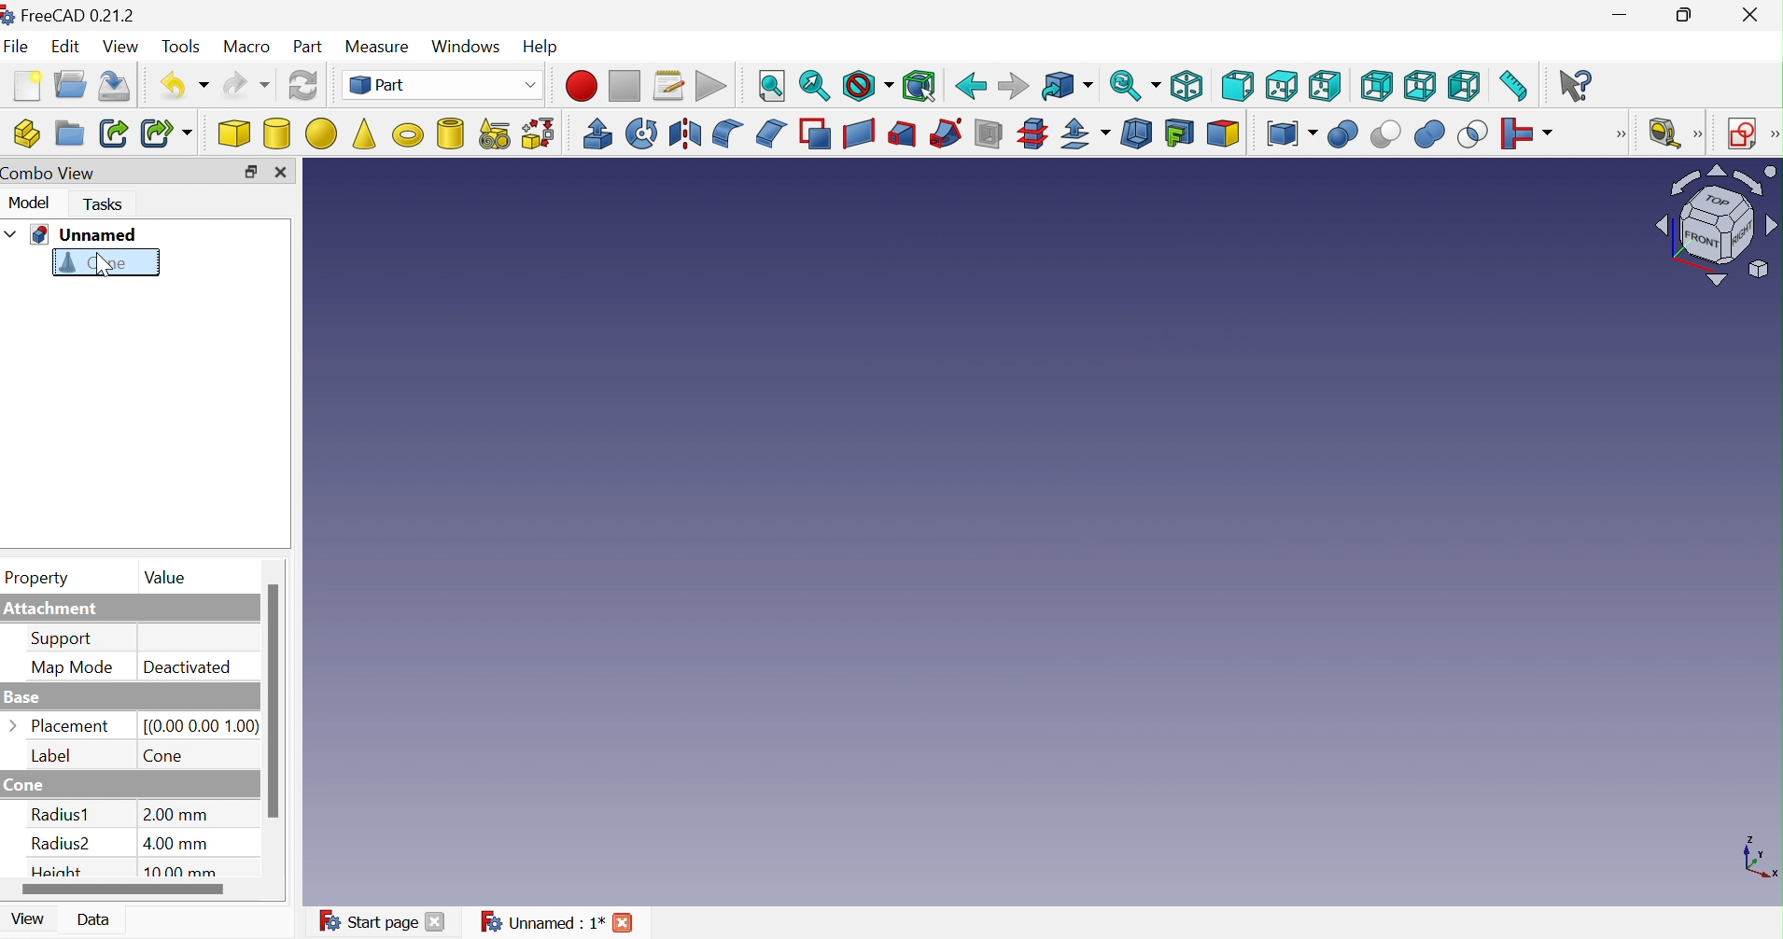 This screenshot has width=1783, height=939. What do you see at coordinates (1177, 133) in the screenshot?
I see `Create projection on surface` at bounding box center [1177, 133].